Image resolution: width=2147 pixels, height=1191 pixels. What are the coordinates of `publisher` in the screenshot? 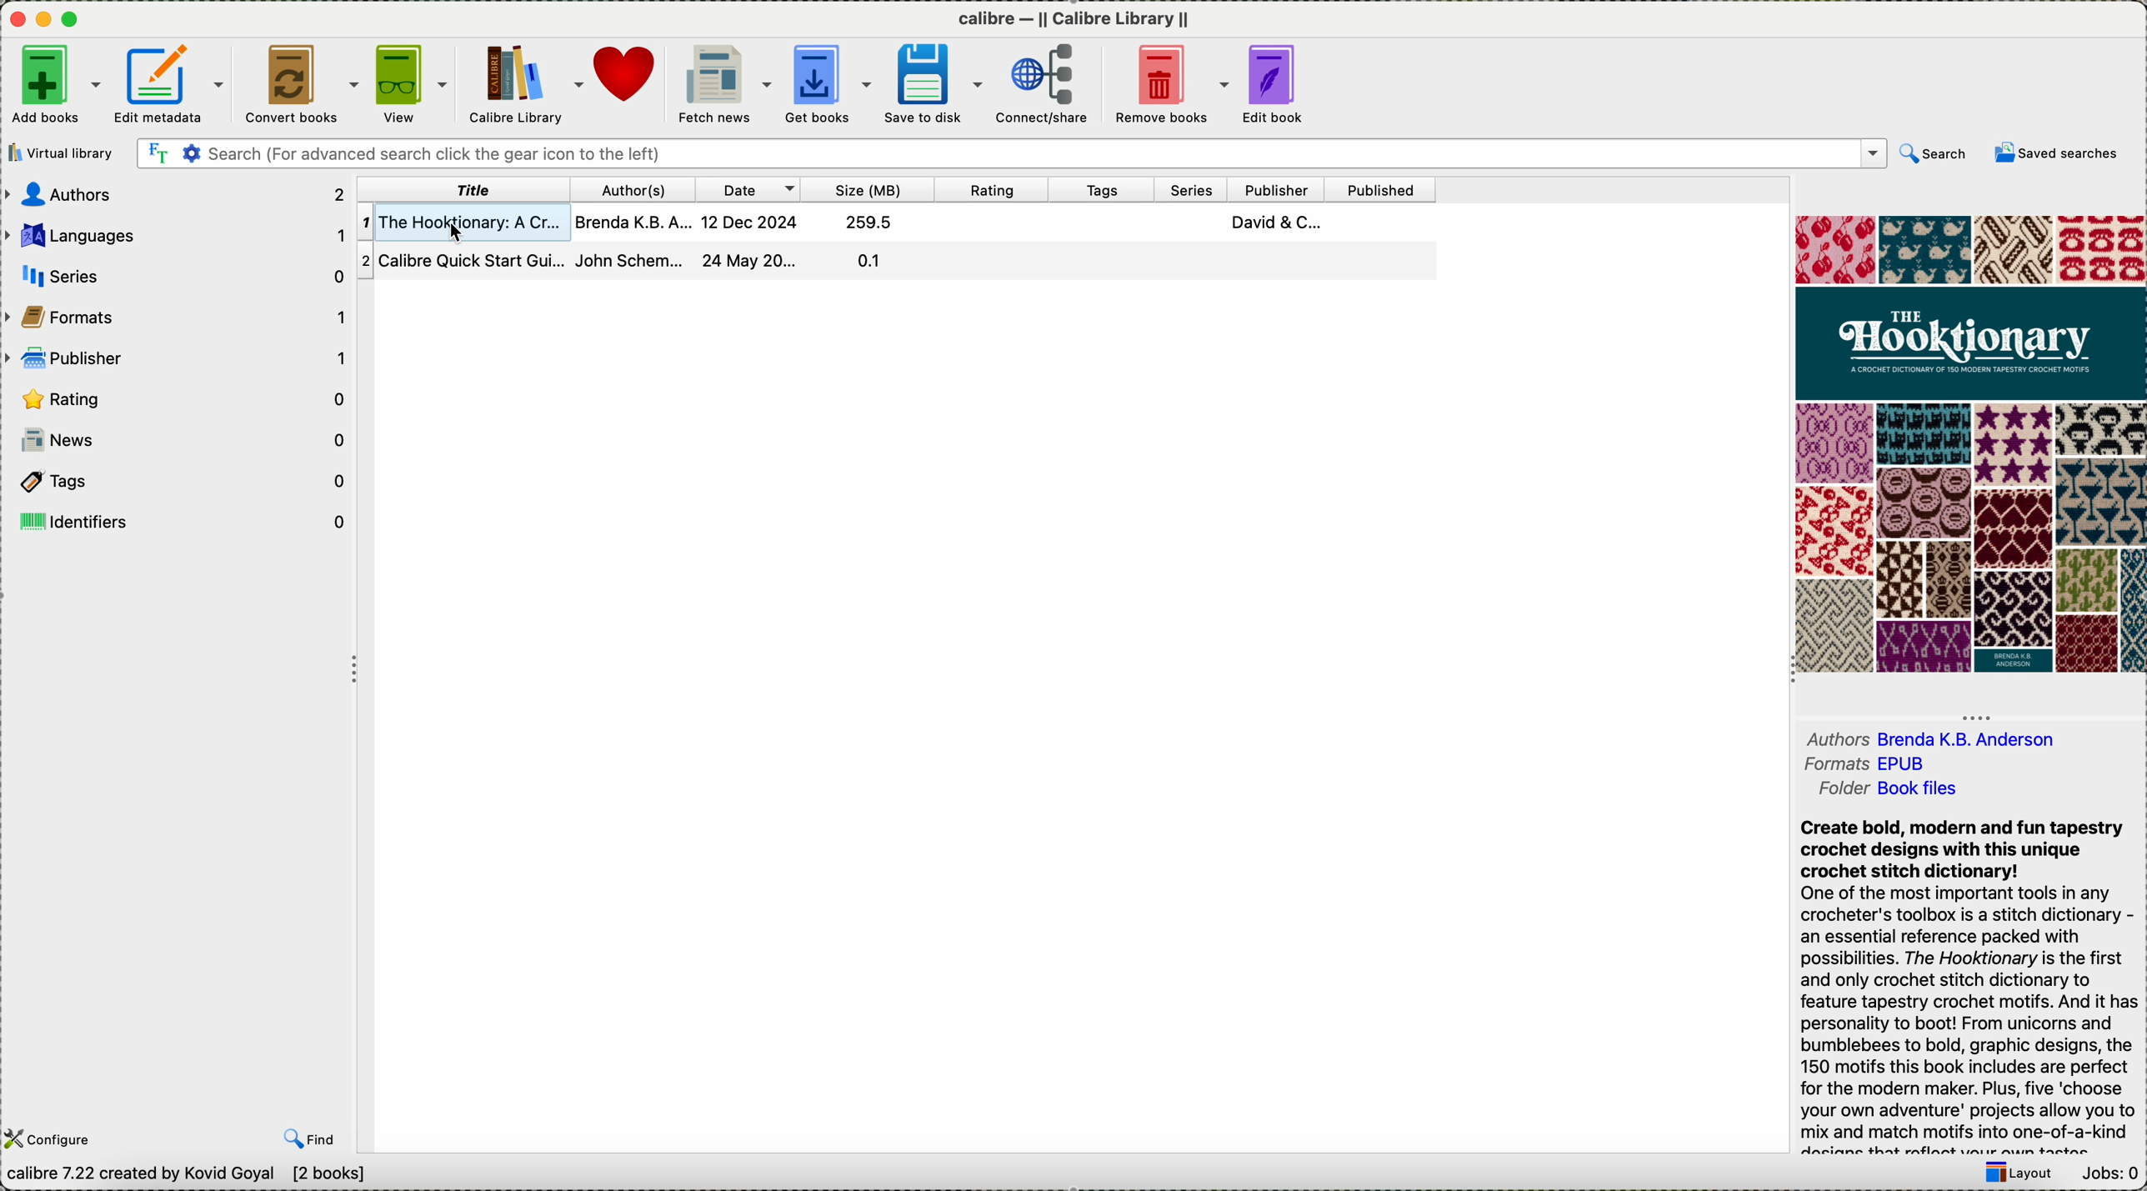 It's located at (1274, 188).